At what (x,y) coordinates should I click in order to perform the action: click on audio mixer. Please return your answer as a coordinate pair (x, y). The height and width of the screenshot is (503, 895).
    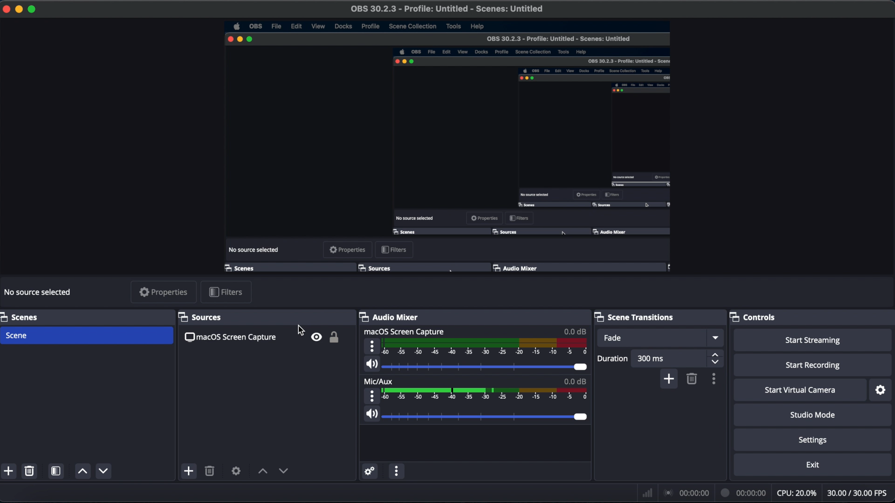
    Looking at the image, I should click on (388, 317).